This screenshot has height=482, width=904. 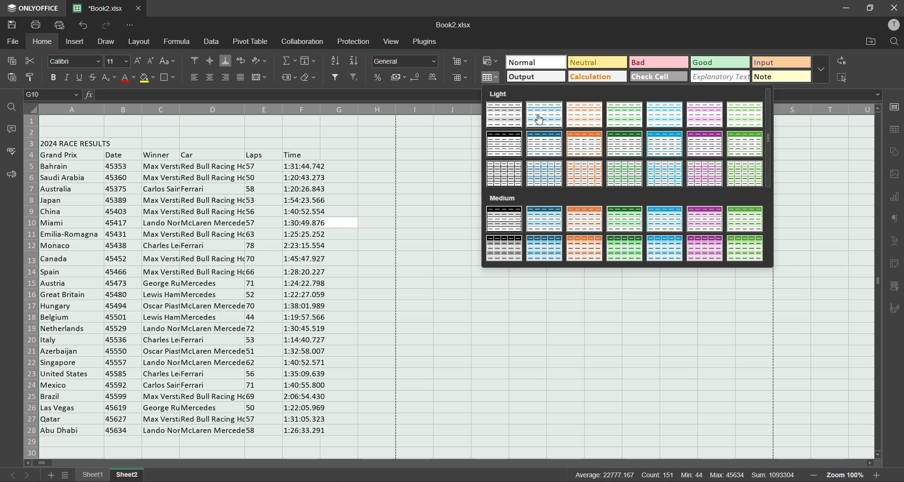 What do you see at coordinates (658, 77) in the screenshot?
I see `check cell` at bounding box center [658, 77].